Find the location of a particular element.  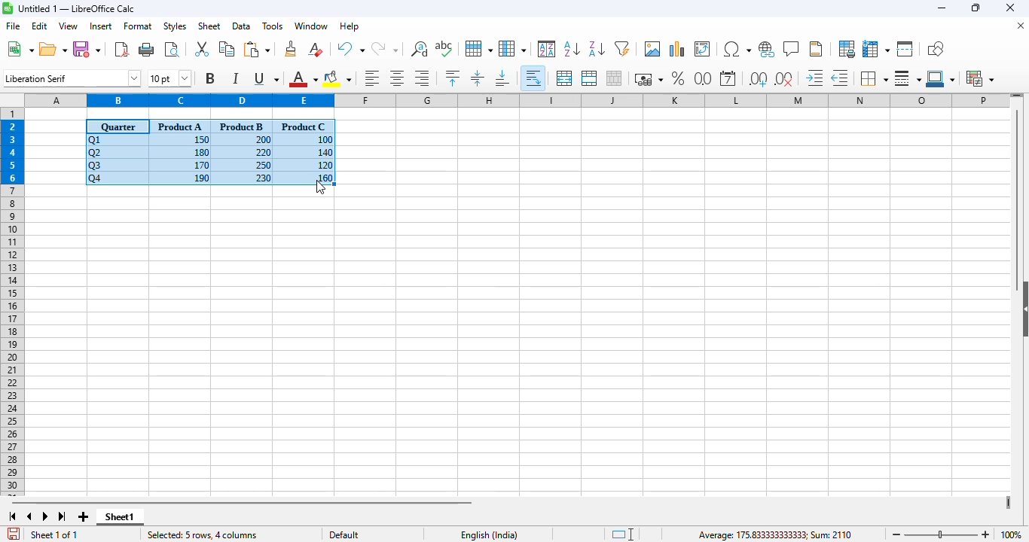

sort descending is located at coordinates (597, 49).